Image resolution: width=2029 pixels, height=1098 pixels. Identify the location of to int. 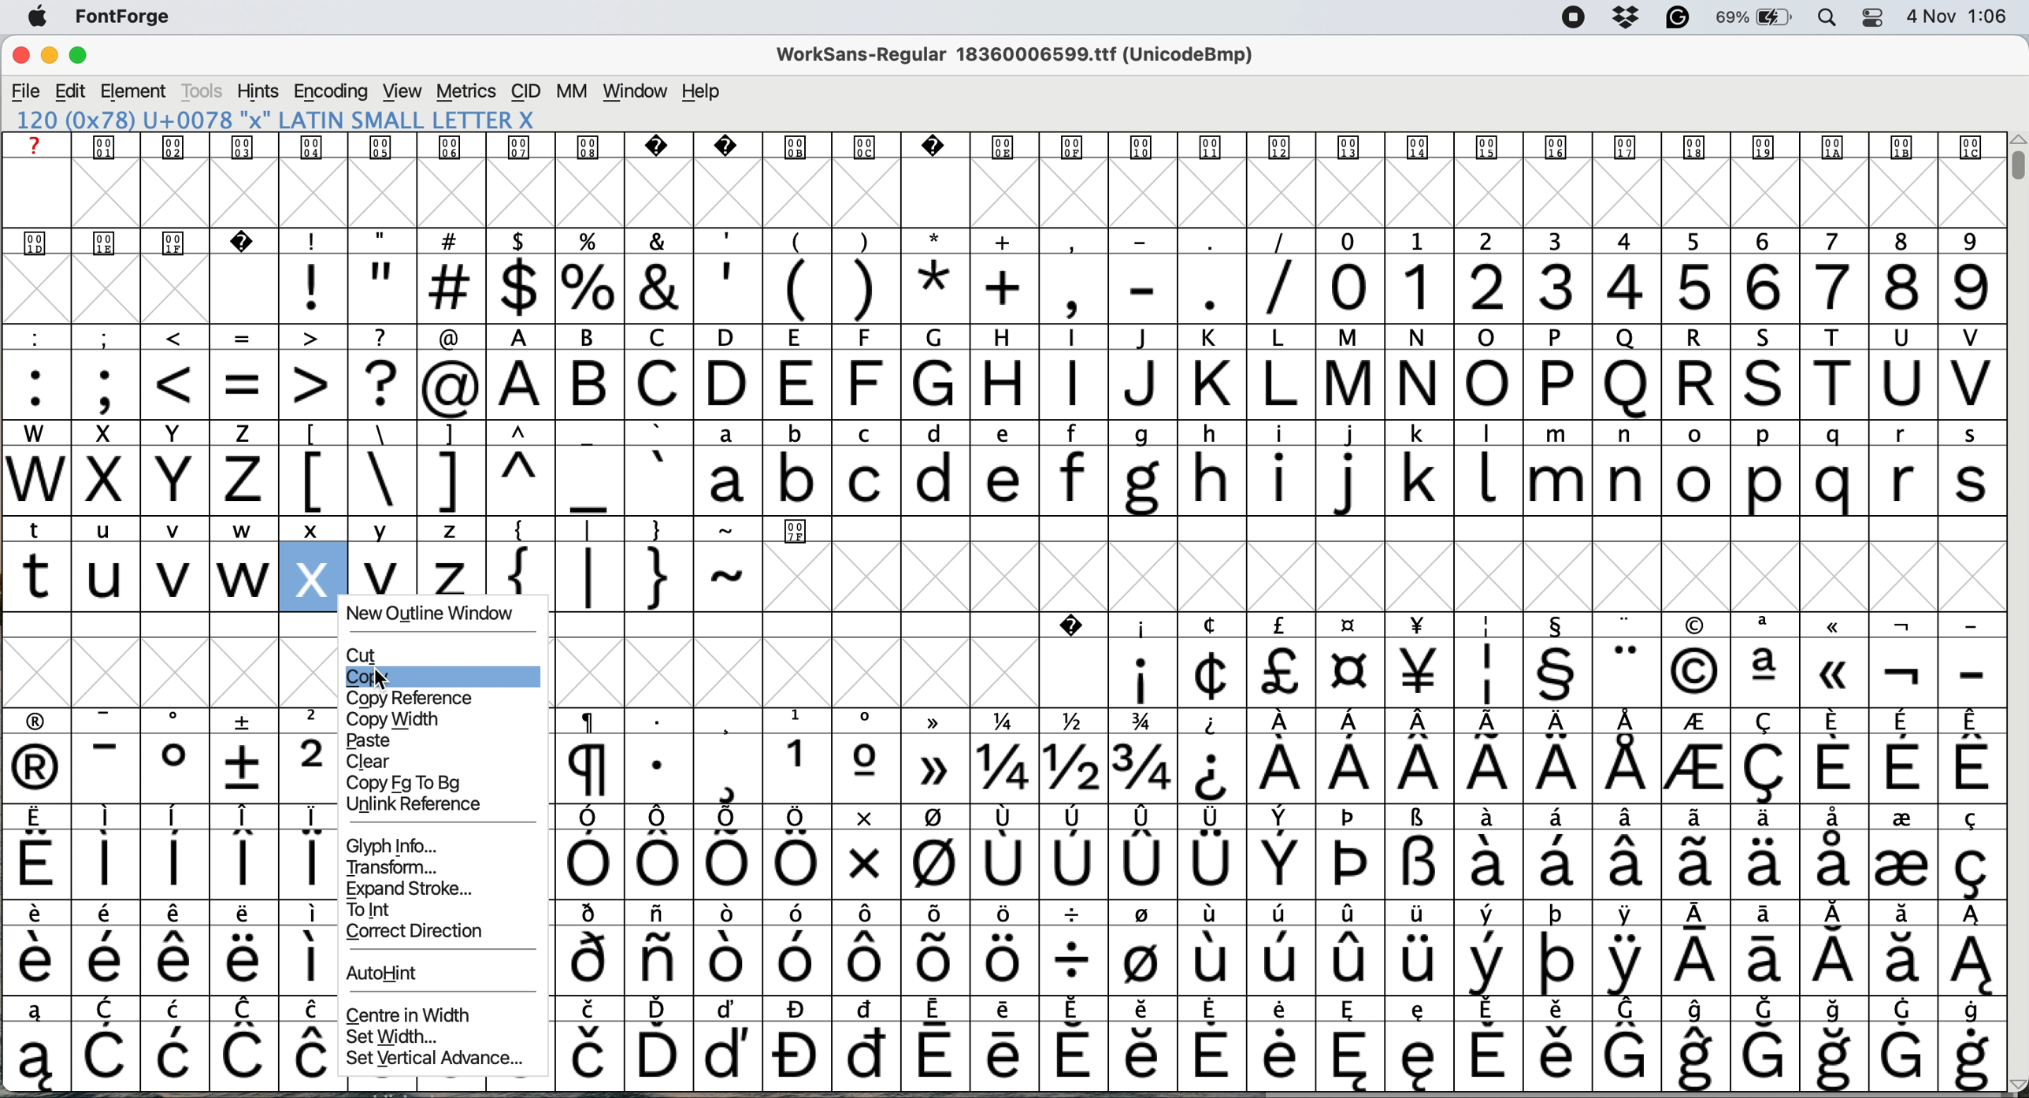
(382, 908).